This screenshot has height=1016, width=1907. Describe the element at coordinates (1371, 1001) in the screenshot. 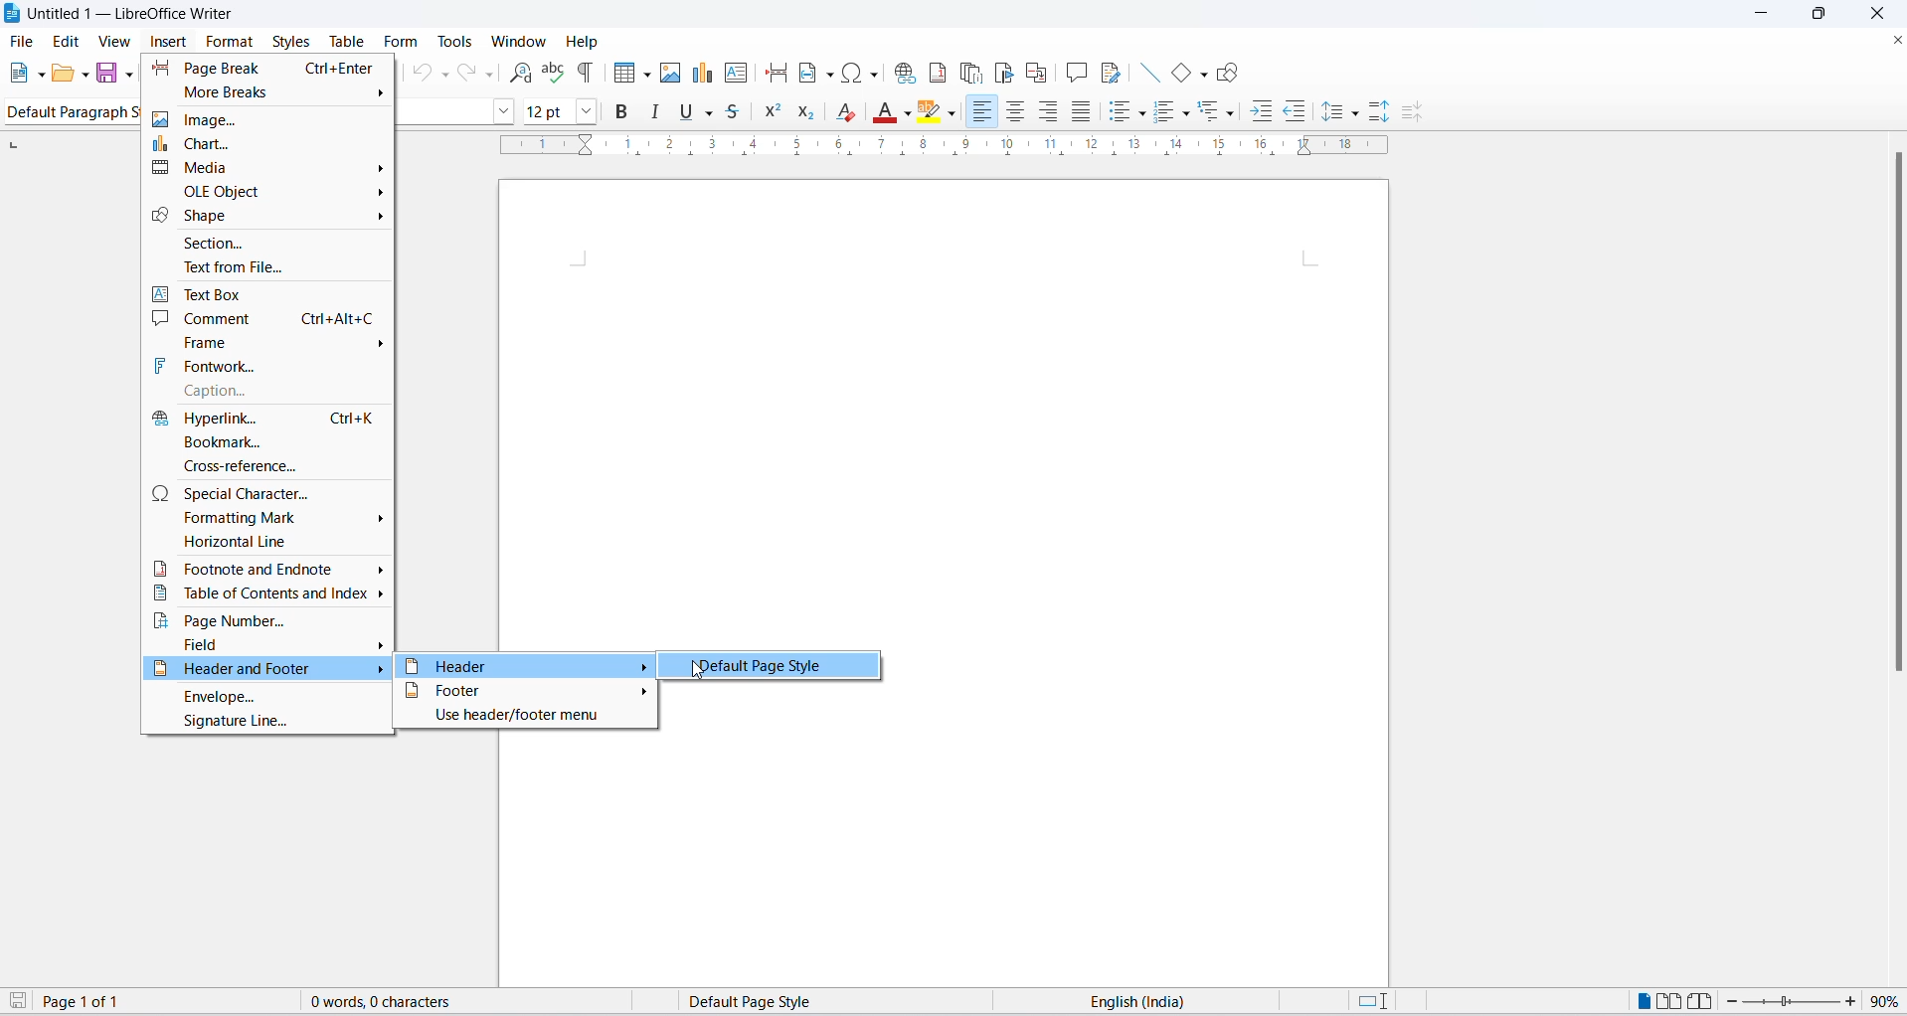

I see `standard selection` at that location.